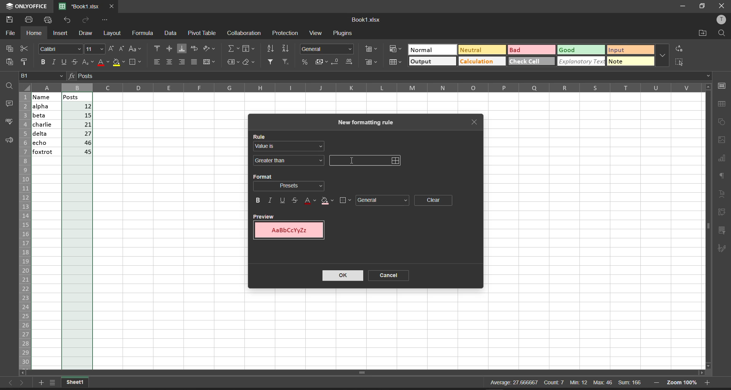  What do you see at coordinates (656, 382) in the screenshot?
I see `zoom out` at bounding box center [656, 382].